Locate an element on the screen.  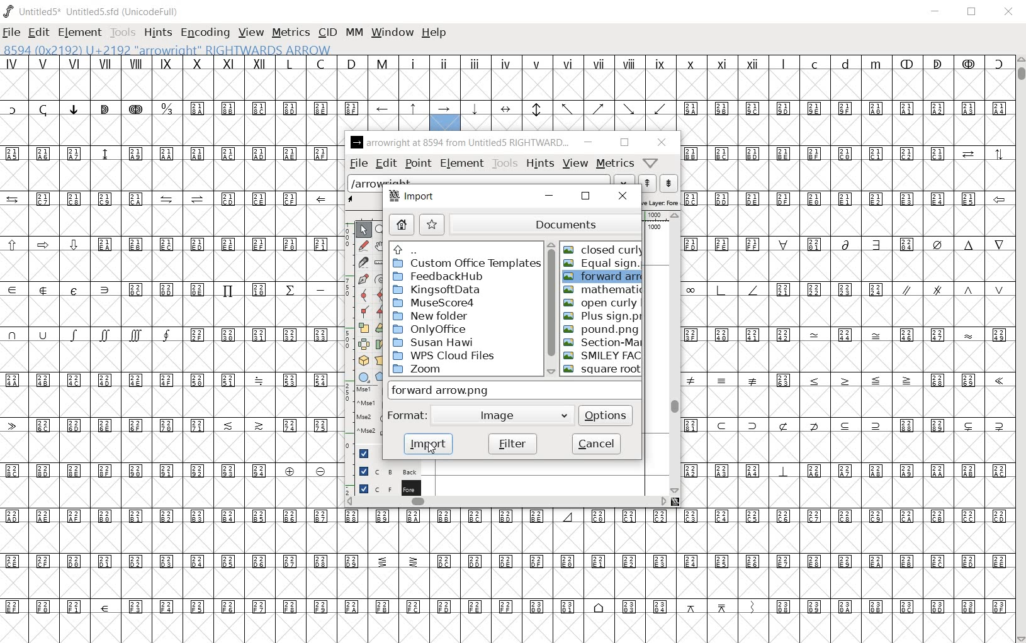
foreground is located at coordinates (384, 488).